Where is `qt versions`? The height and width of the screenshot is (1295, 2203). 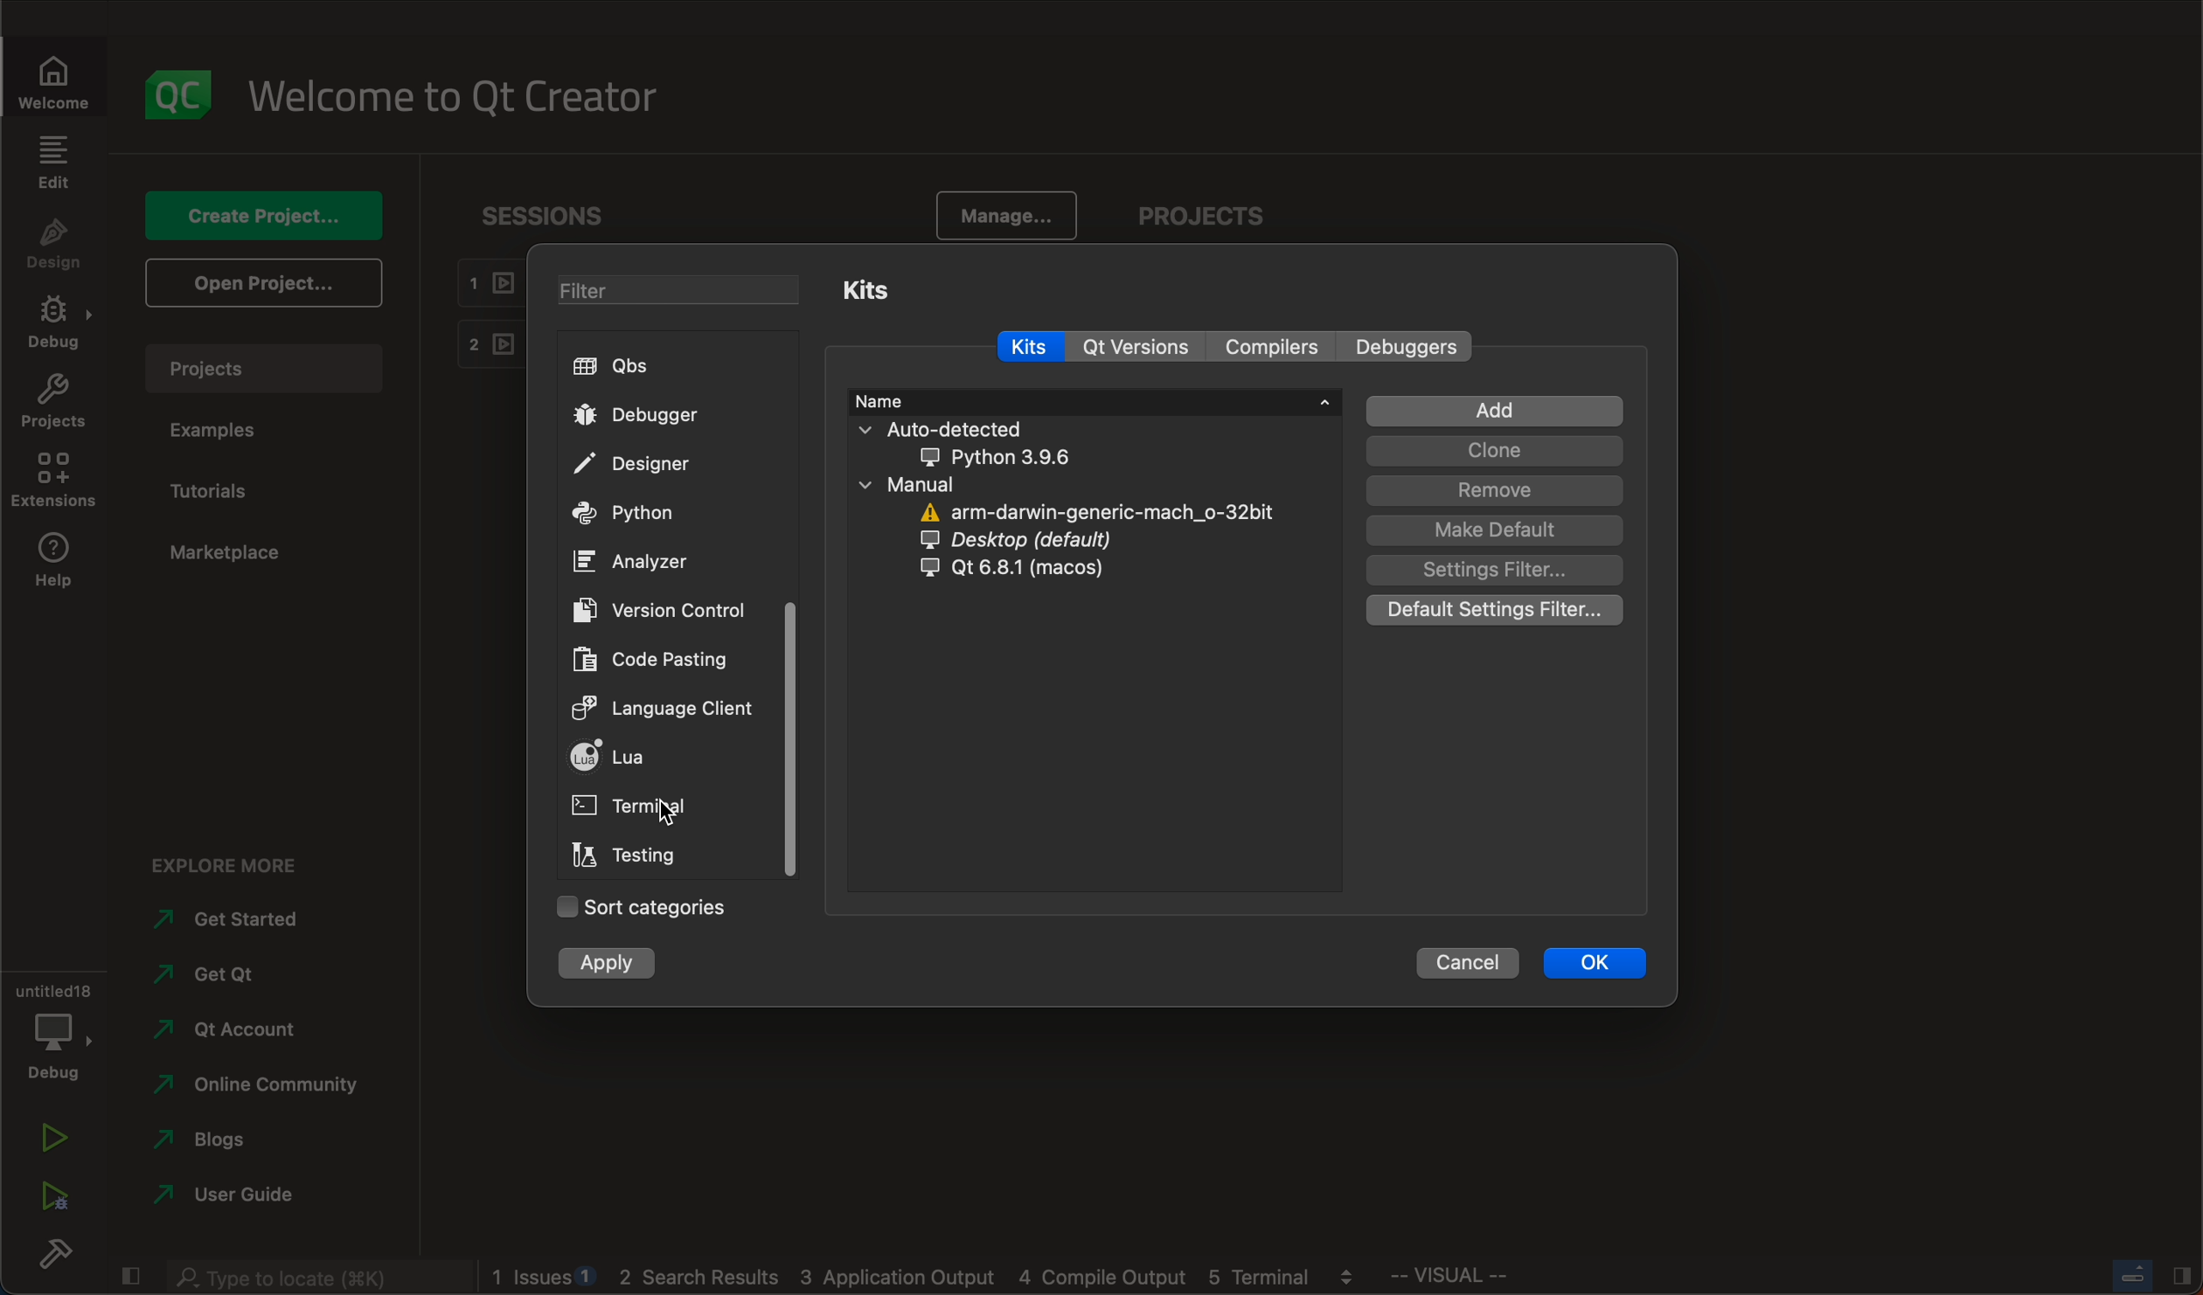
qt versions is located at coordinates (1143, 347).